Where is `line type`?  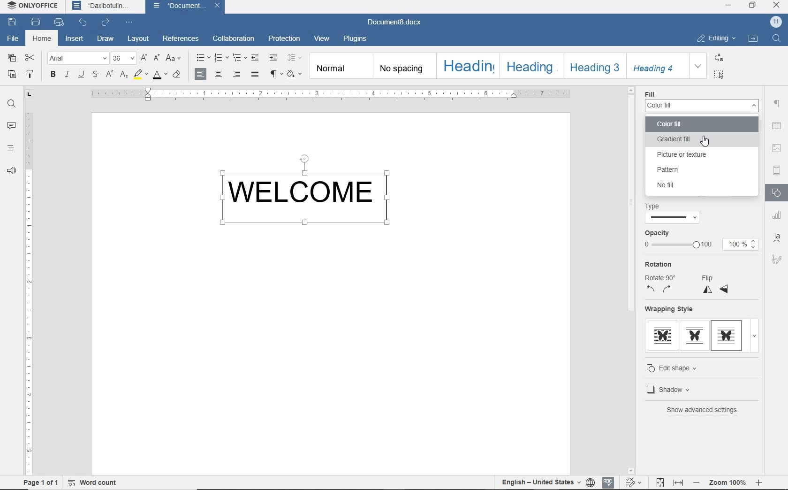
line type is located at coordinates (673, 218).